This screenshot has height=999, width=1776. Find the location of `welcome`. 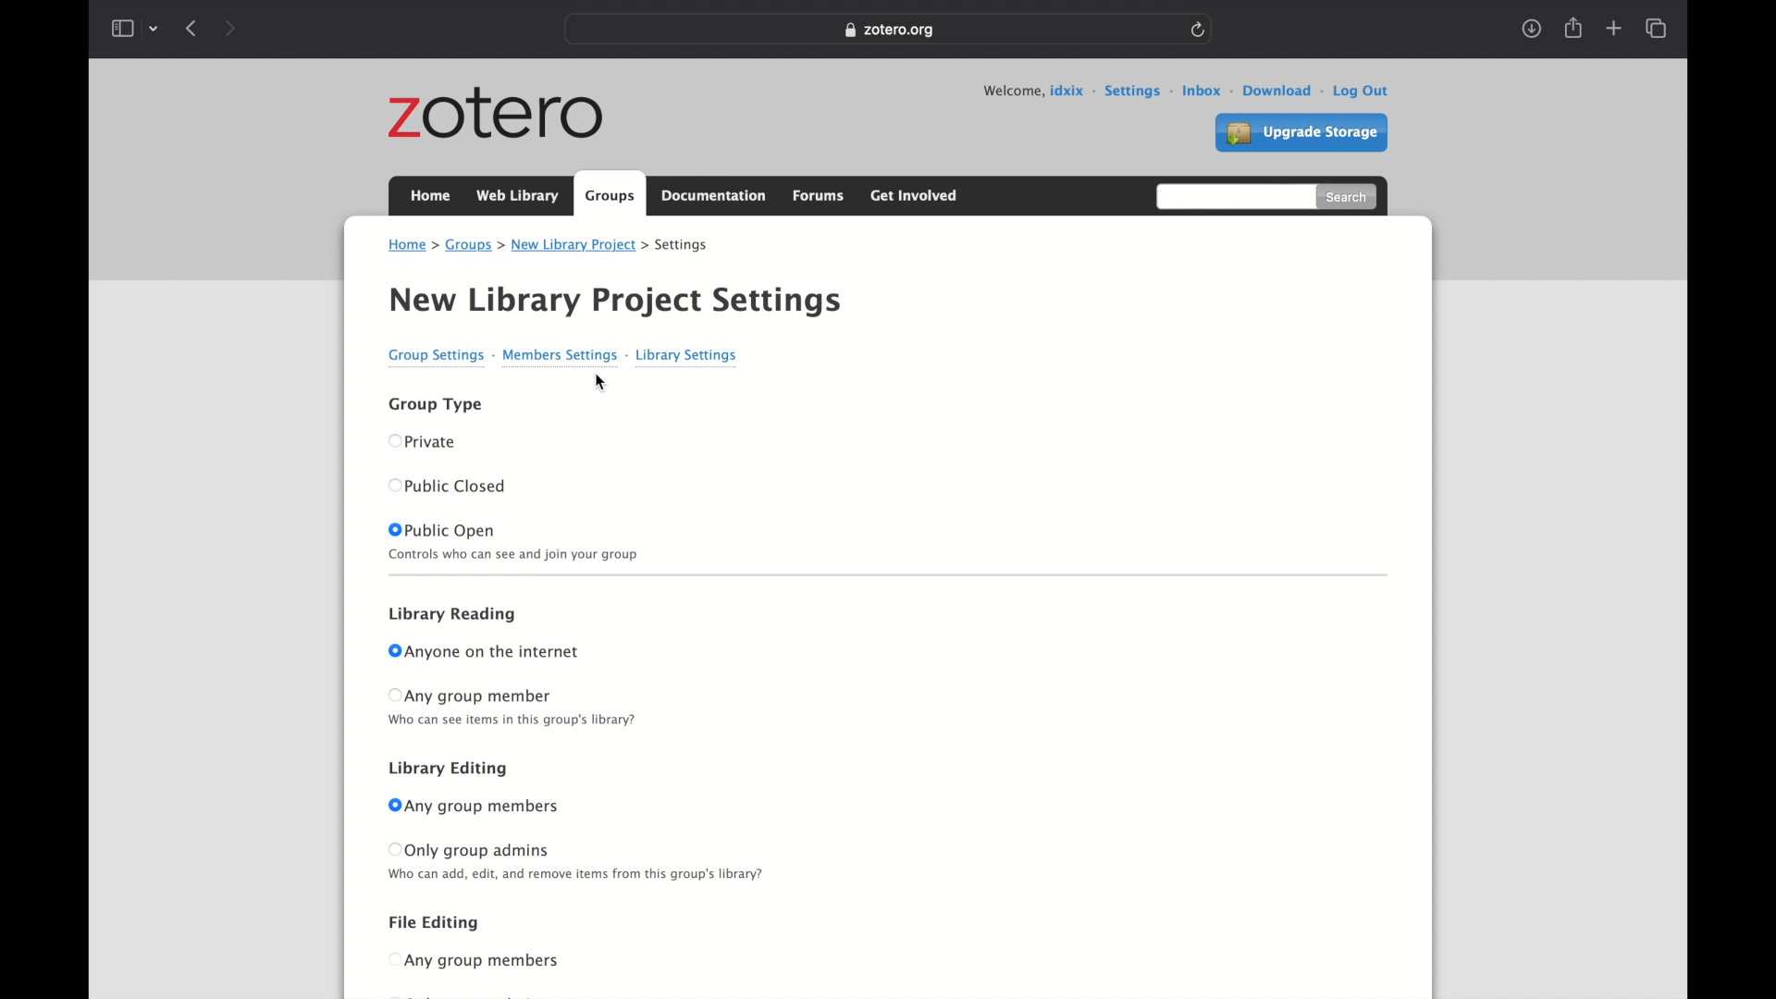

welcome is located at coordinates (1012, 91).